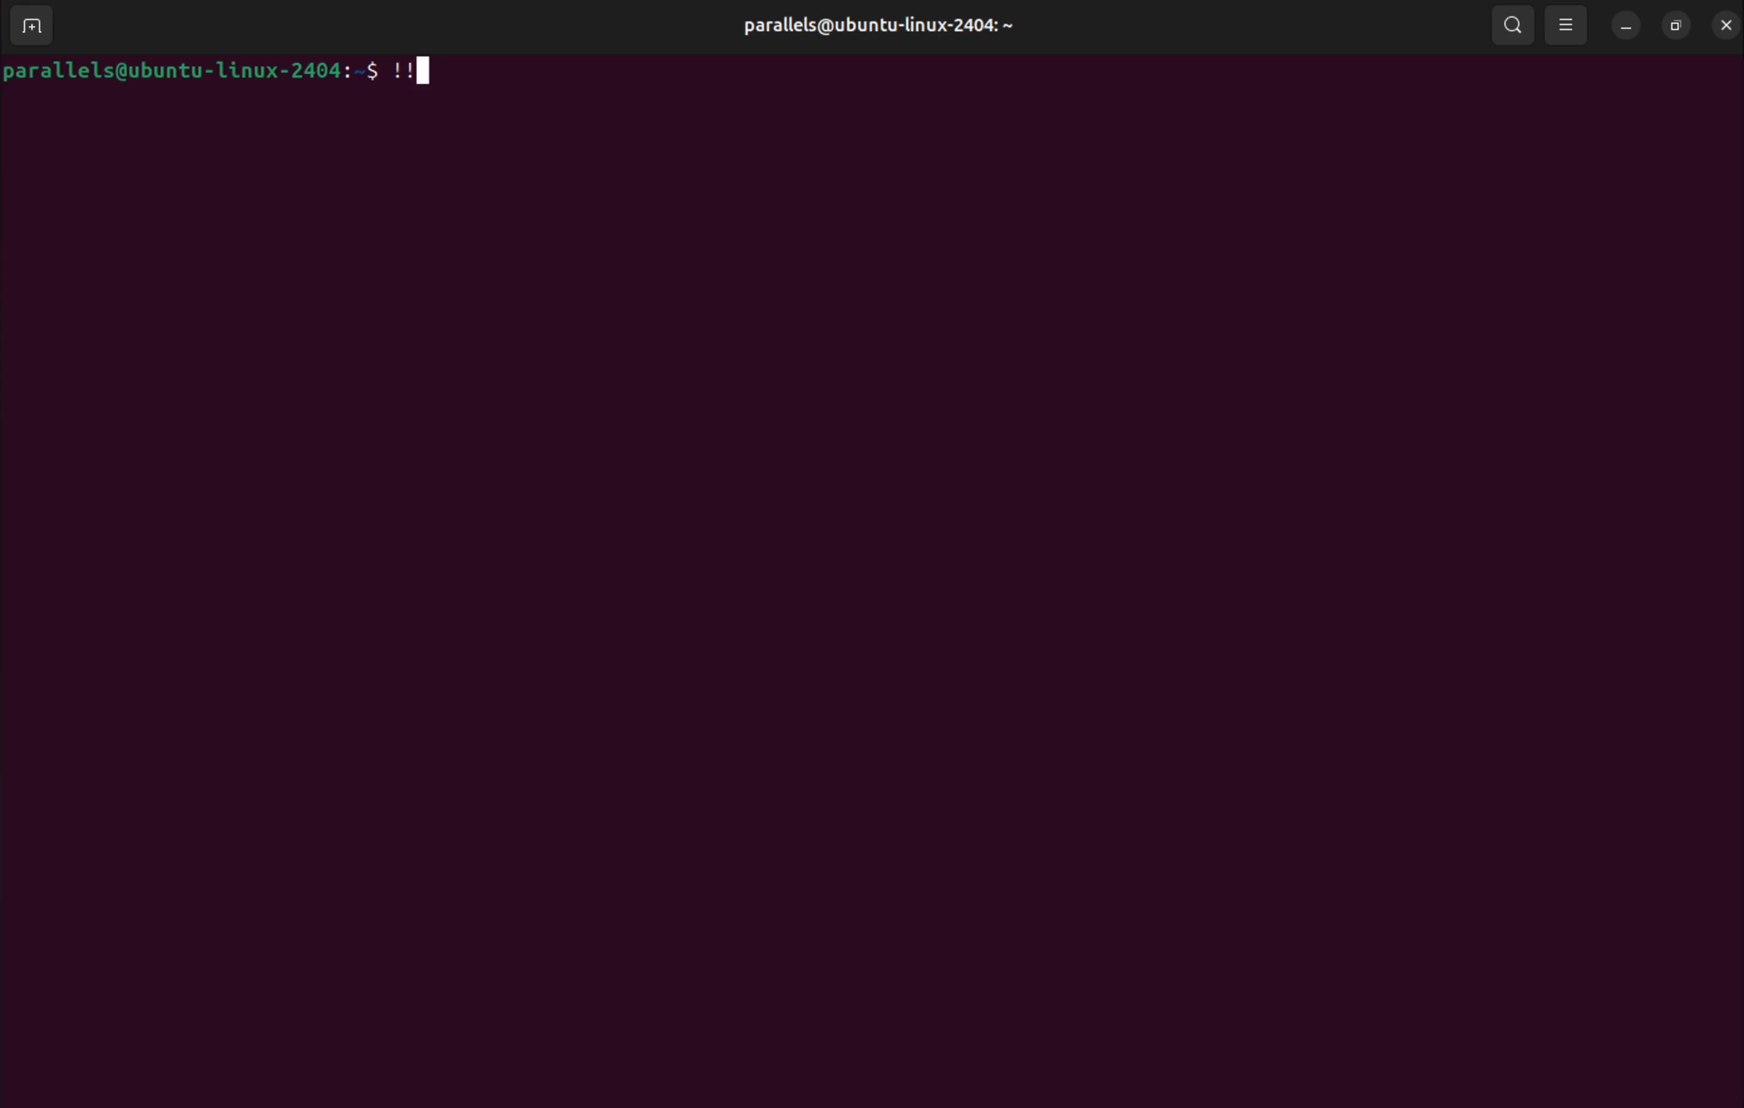  What do you see at coordinates (414, 72) in the screenshot?
I see `!!` at bounding box center [414, 72].